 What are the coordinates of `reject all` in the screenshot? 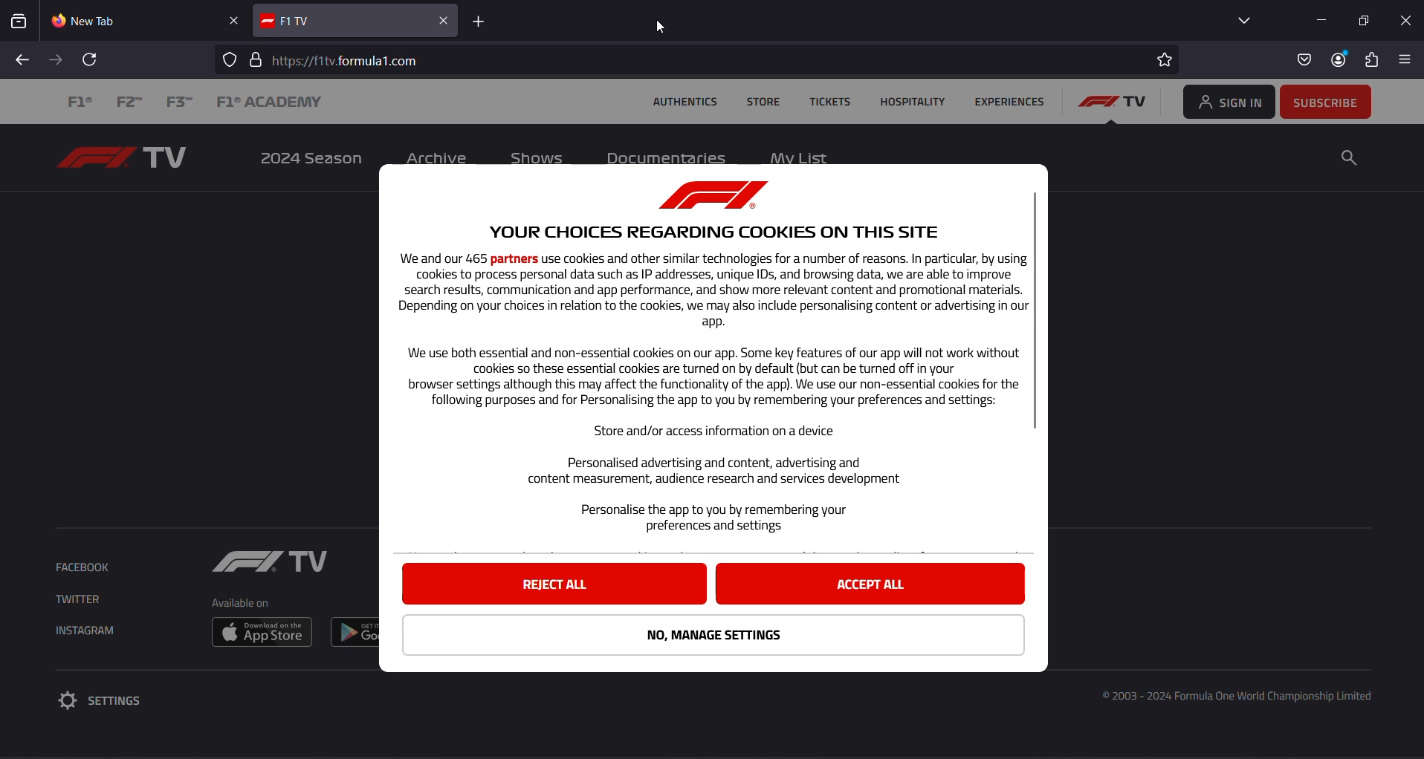 It's located at (555, 584).